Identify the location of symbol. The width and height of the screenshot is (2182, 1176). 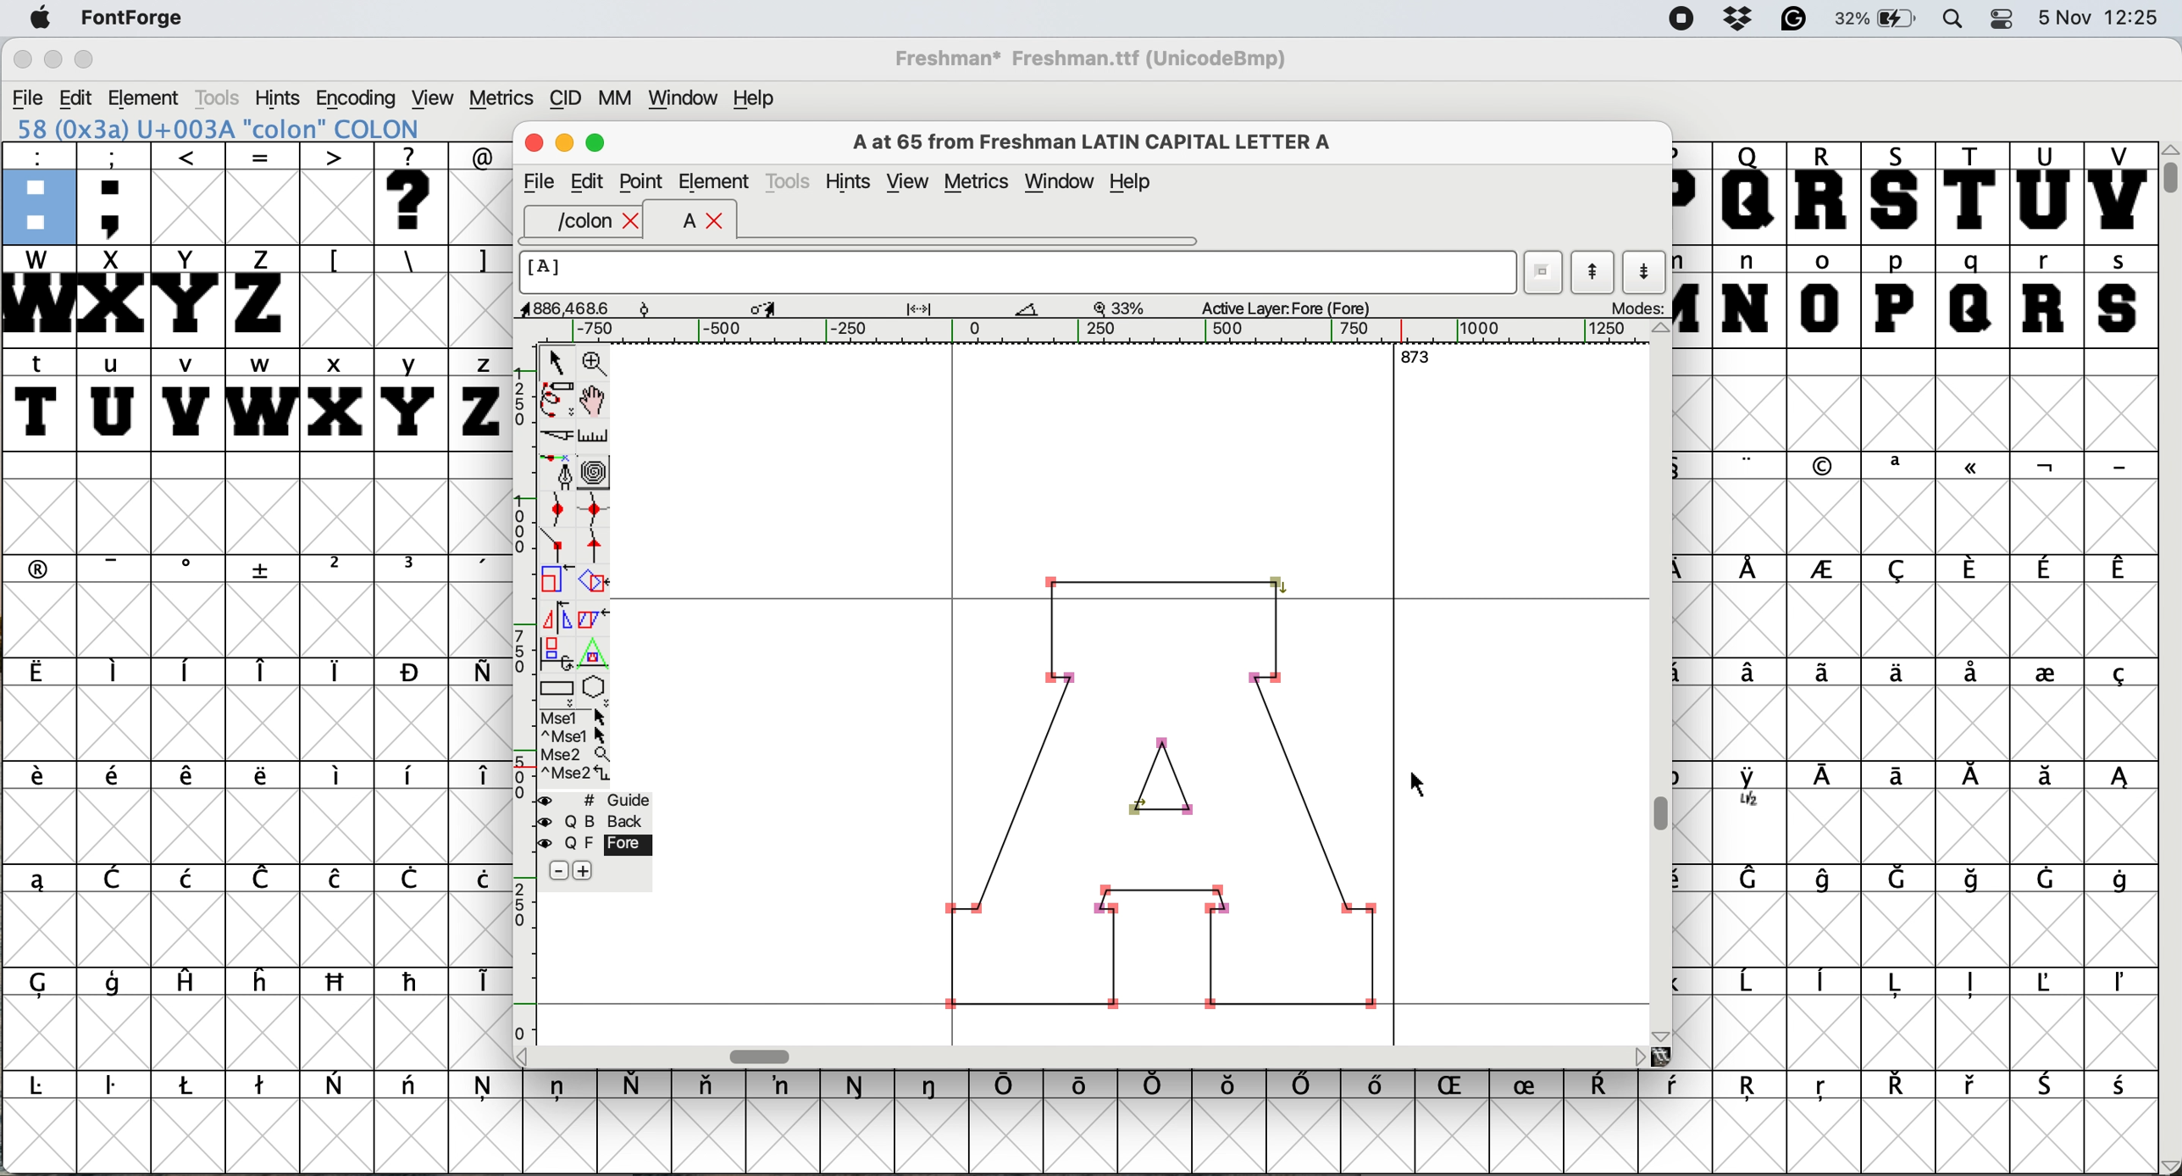
(263, 1086).